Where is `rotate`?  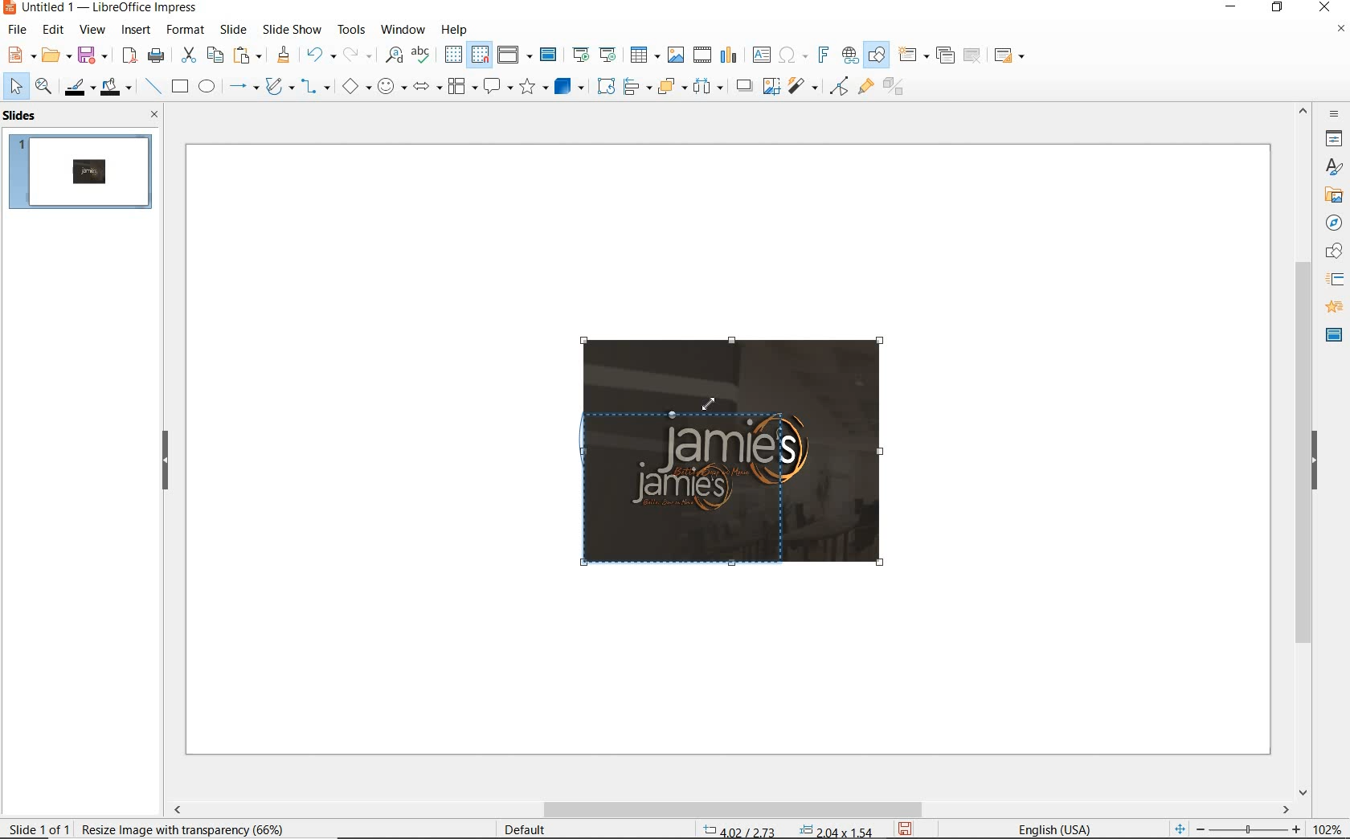
rotate is located at coordinates (603, 85).